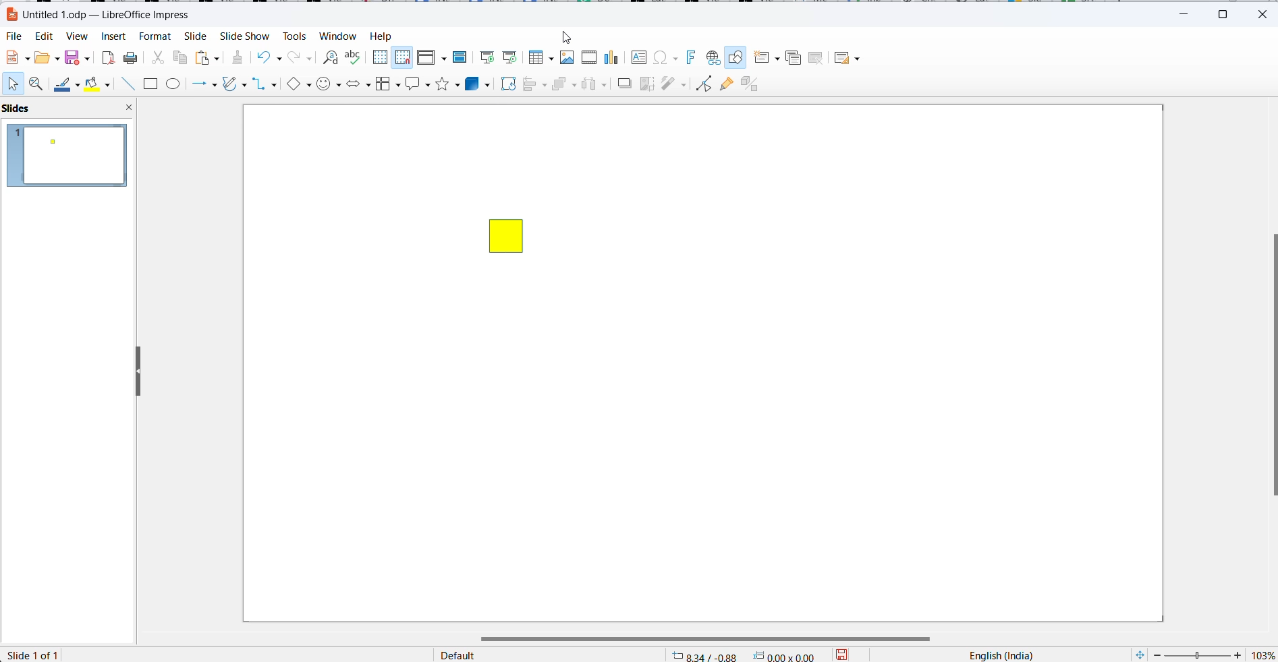 The image size is (1278, 662). What do you see at coordinates (569, 57) in the screenshot?
I see `Insert image` at bounding box center [569, 57].